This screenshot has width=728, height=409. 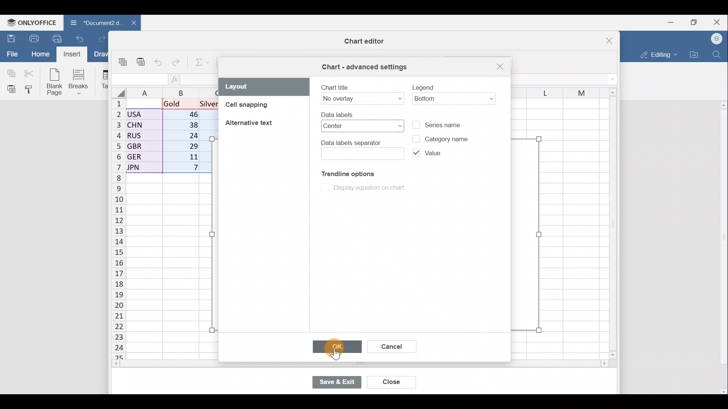 What do you see at coordinates (441, 137) in the screenshot?
I see `Category name` at bounding box center [441, 137].